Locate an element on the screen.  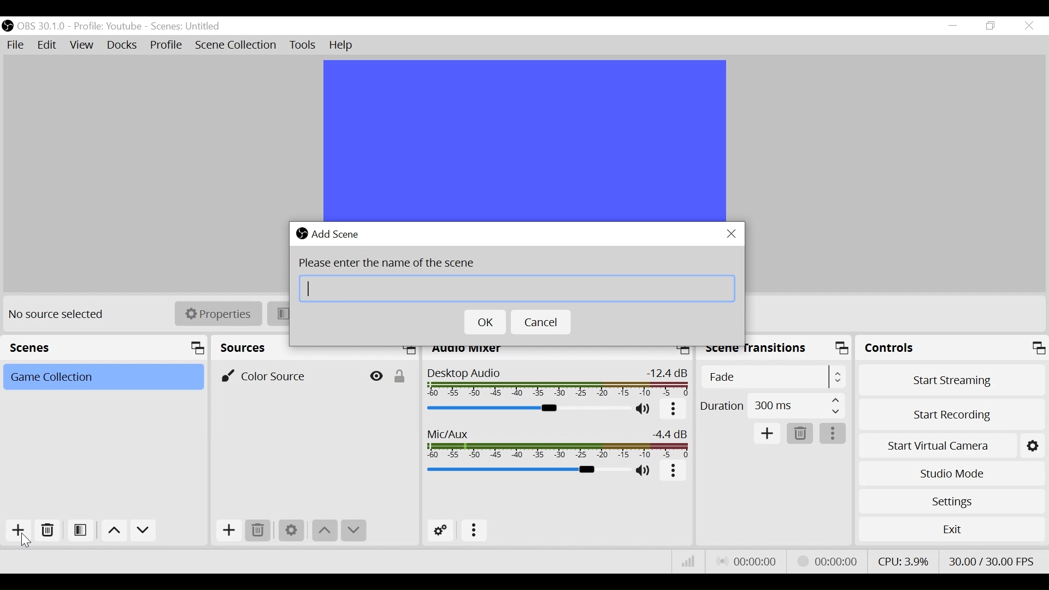
Desktop Audio is located at coordinates (558, 383).